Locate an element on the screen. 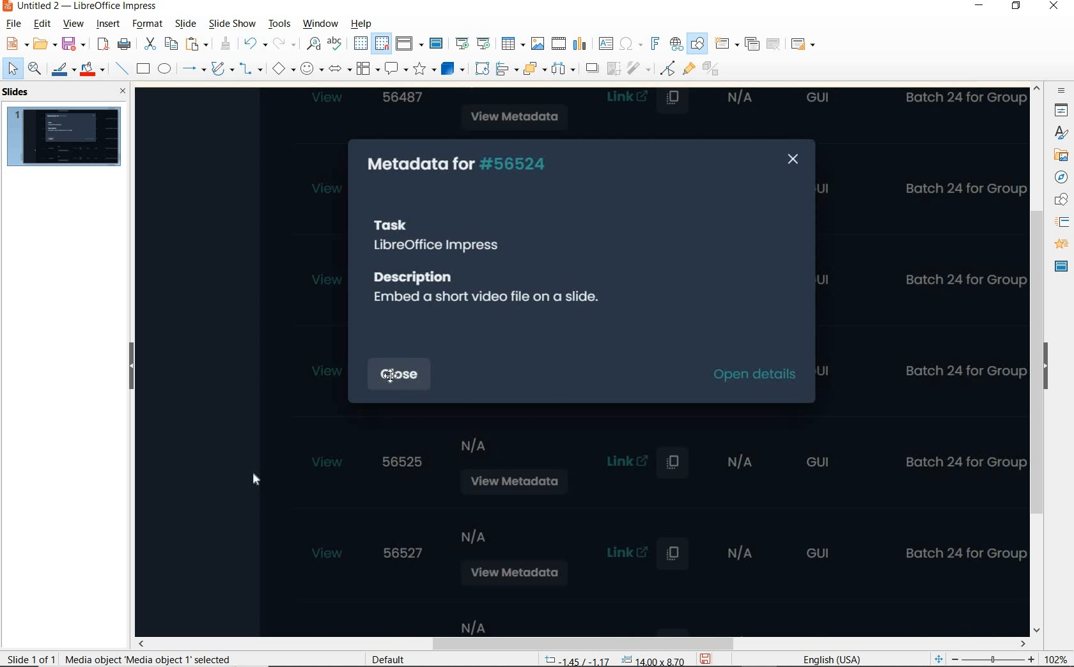 The width and height of the screenshot is (1074, 667). WINDOW is located at coordinates (319, 24).